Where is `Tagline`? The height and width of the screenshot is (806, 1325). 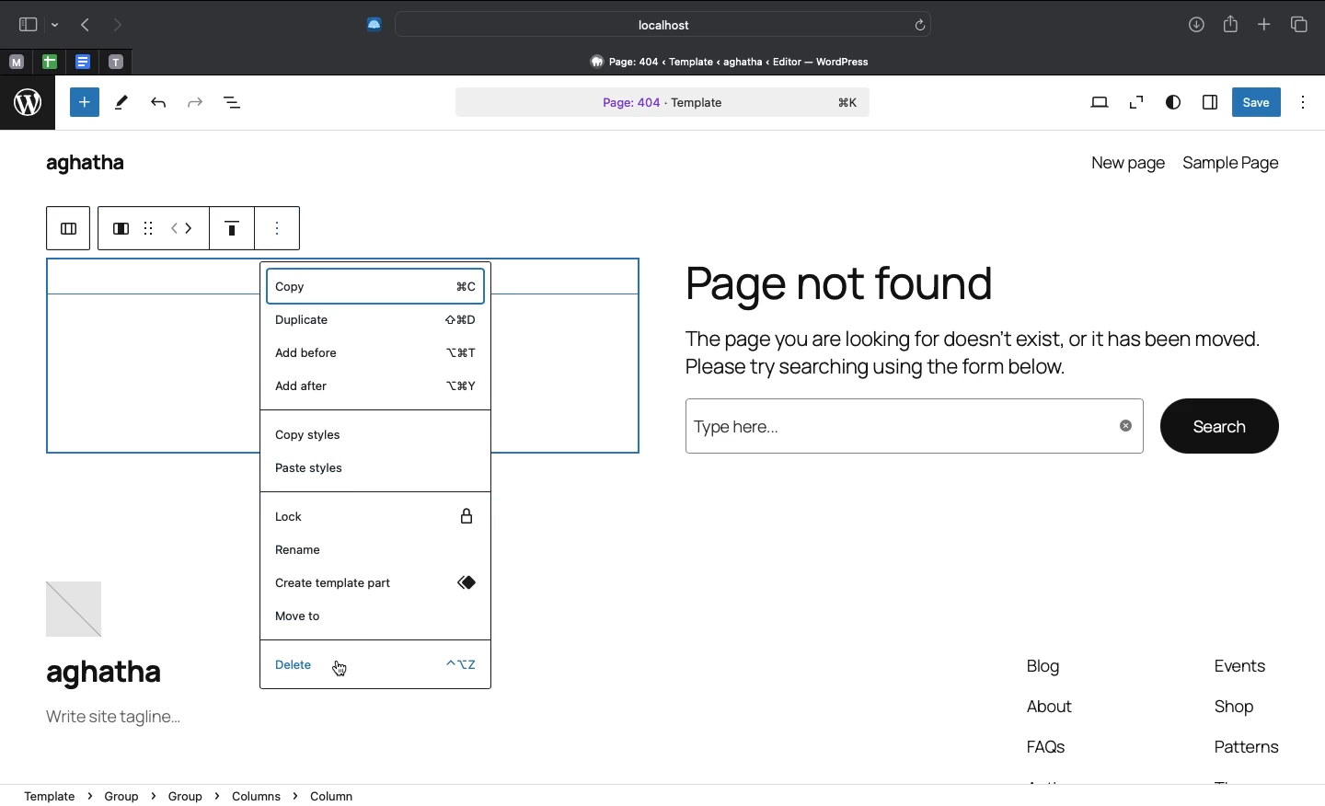 Tagline is located at coordinates (118, 718).